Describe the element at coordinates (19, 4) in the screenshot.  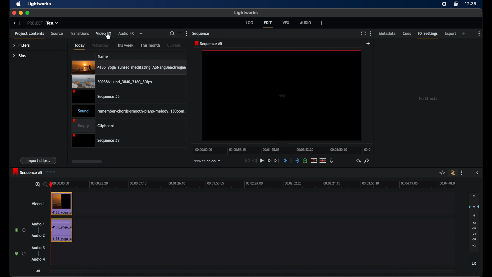
I see `apple icon` at that location.